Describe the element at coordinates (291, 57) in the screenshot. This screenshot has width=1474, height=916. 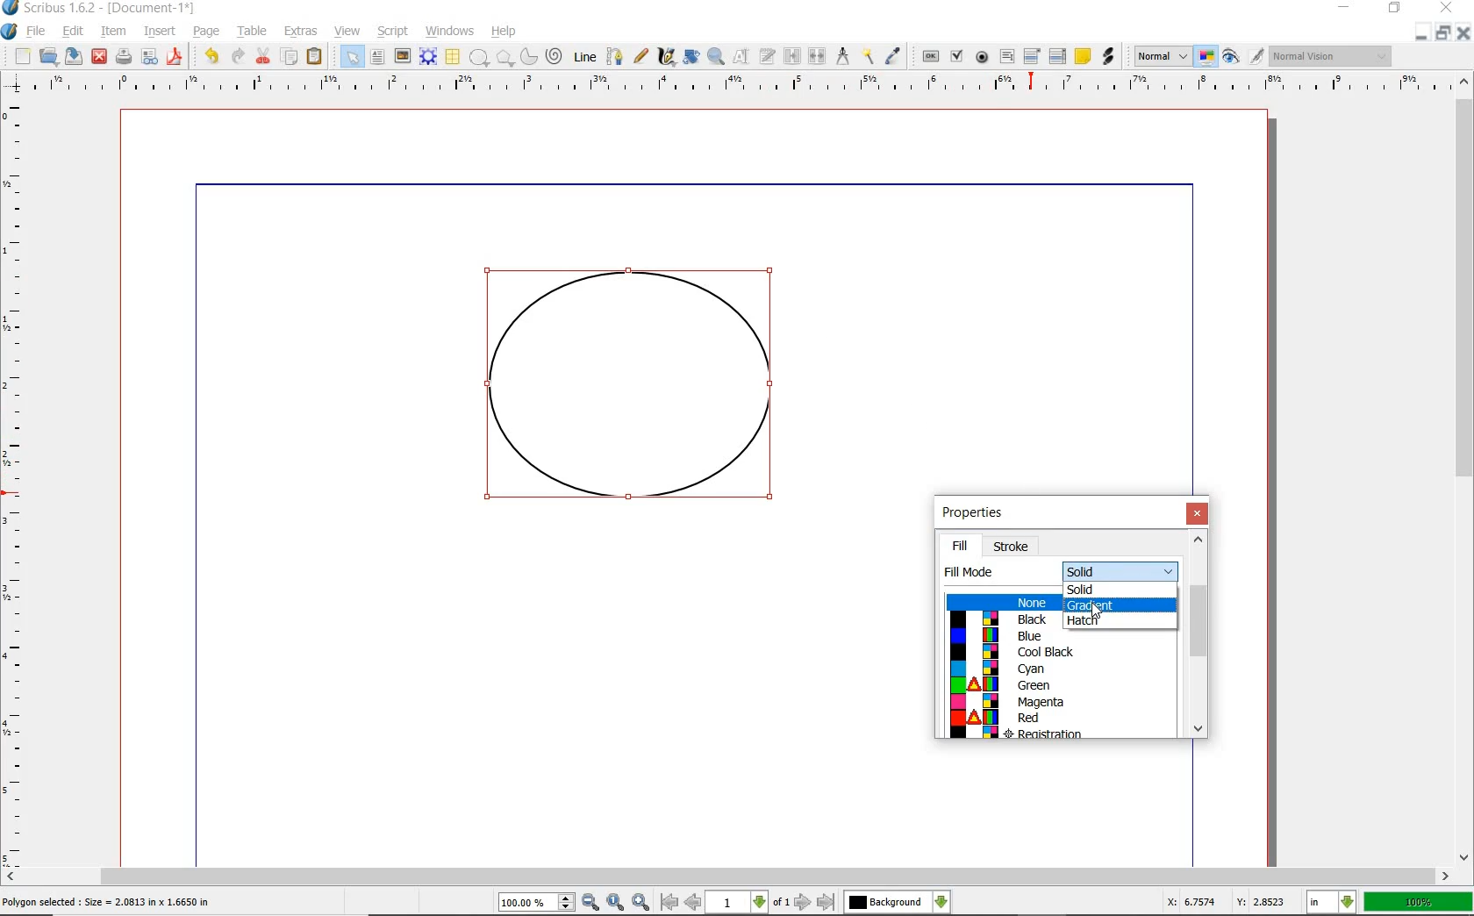
I see `COPY` at that location.